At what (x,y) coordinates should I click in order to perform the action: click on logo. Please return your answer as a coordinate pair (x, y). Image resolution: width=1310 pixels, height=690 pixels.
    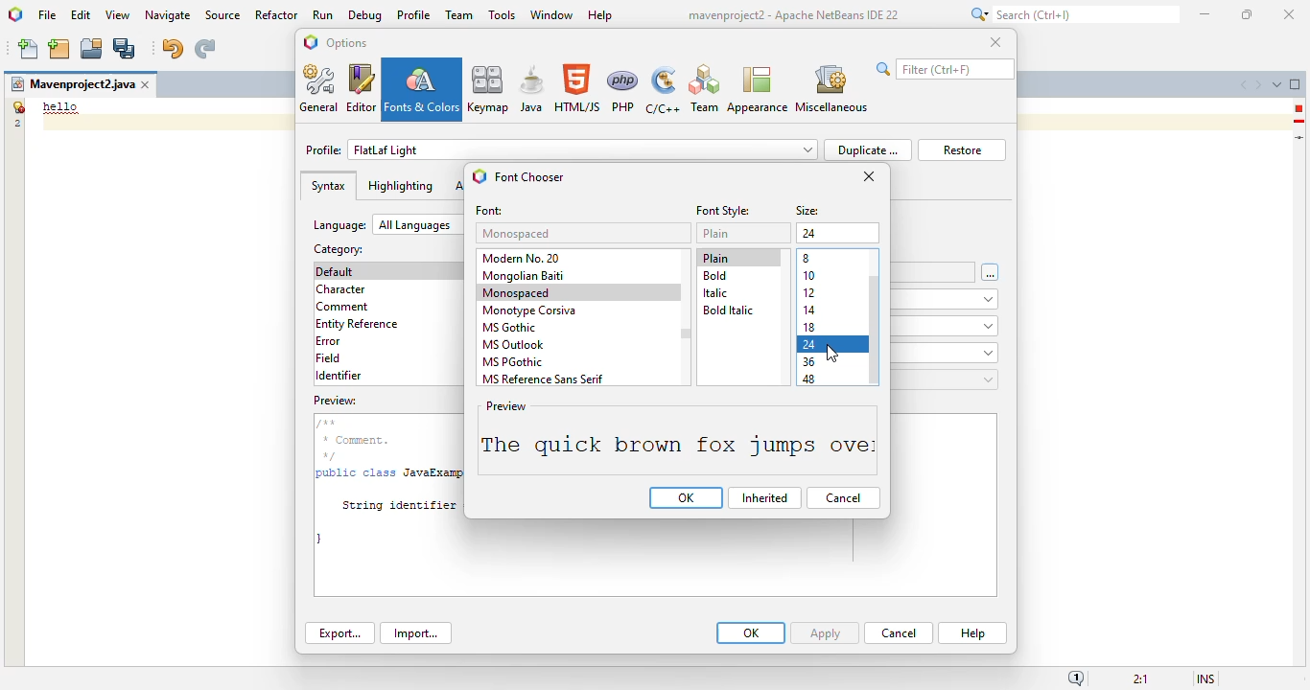
    Looking at the image, I should click on (16, 14).